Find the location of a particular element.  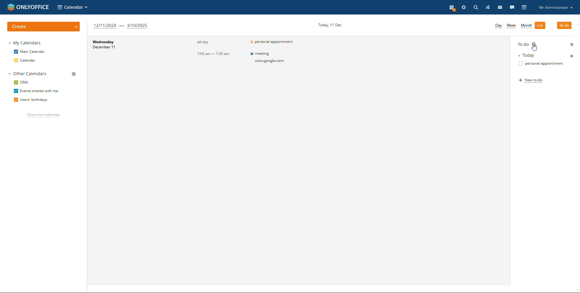

to-do is located at coordinates (522, 44).